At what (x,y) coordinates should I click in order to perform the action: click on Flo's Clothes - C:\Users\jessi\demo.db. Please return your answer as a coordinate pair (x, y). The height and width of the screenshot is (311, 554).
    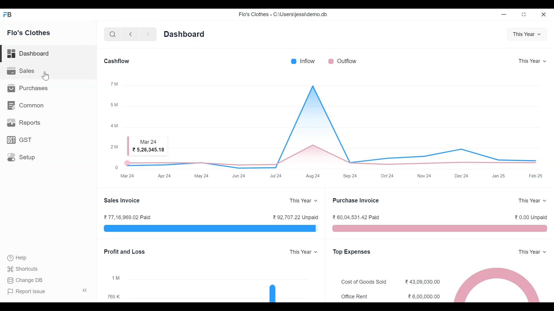
    Looking at the image, I should click on (283, 14).